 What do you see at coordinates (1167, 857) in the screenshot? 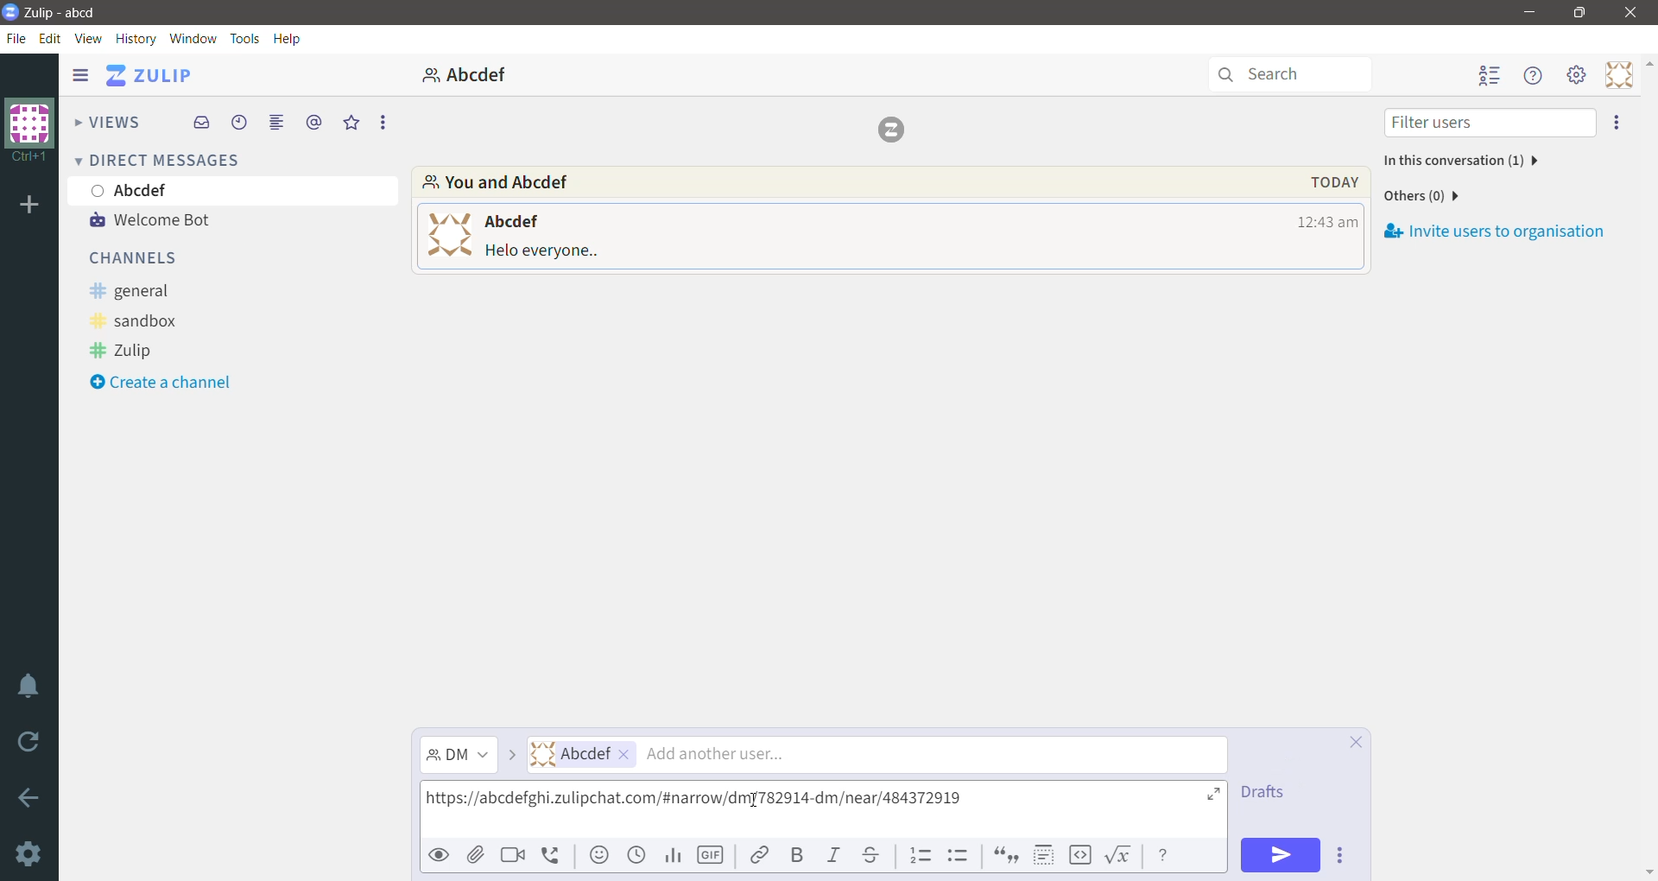
I see `Message Formatting` at bounding box center [1167, 857].